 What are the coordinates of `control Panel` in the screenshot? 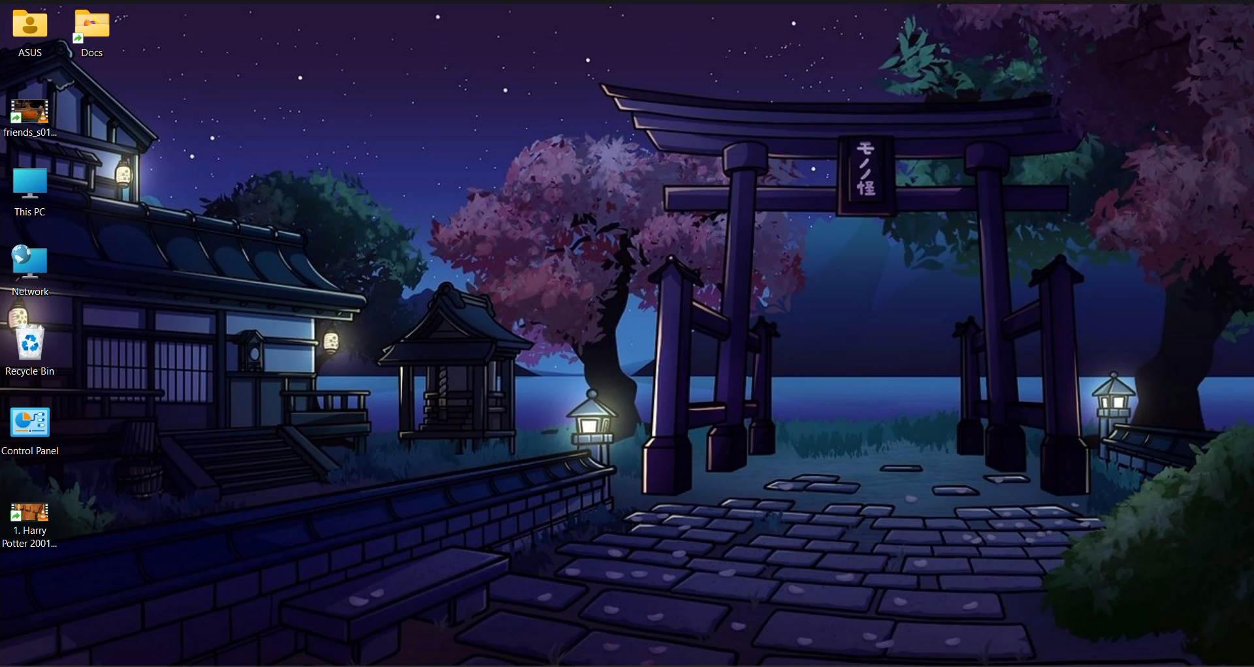 It's located at (35, 433).